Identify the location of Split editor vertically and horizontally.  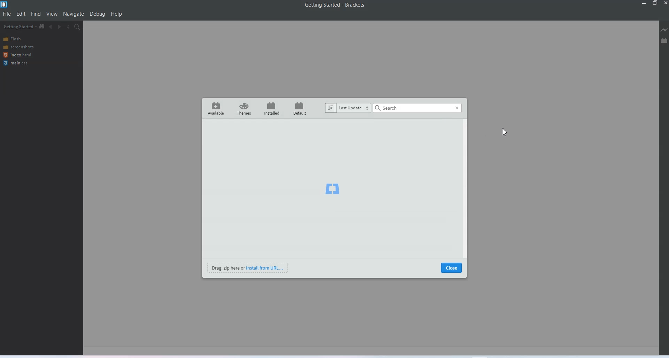
(69, 27).